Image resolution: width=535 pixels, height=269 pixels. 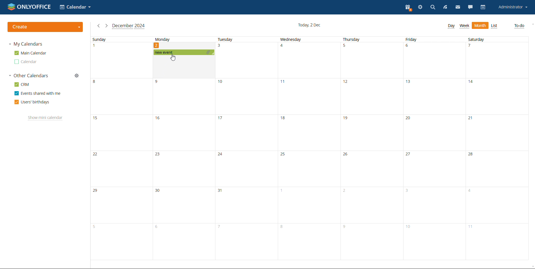 I want to click on Sunday, so click(x=99, y=39).